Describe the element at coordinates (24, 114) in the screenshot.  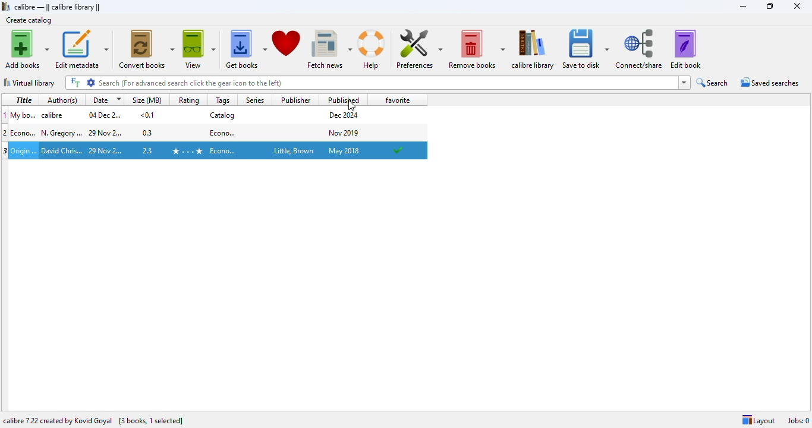
I see `title` at that location.